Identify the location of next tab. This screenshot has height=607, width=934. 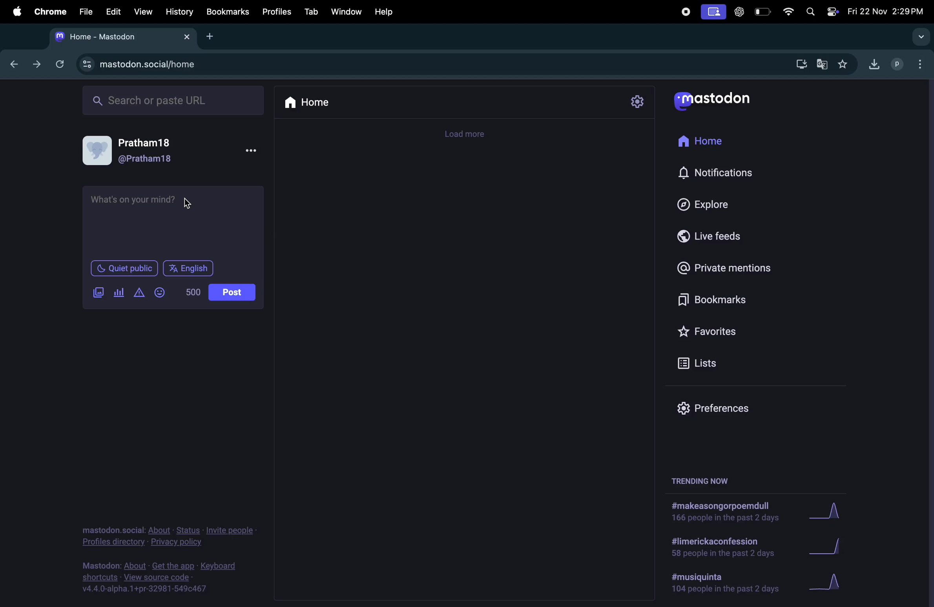
(35, 64).